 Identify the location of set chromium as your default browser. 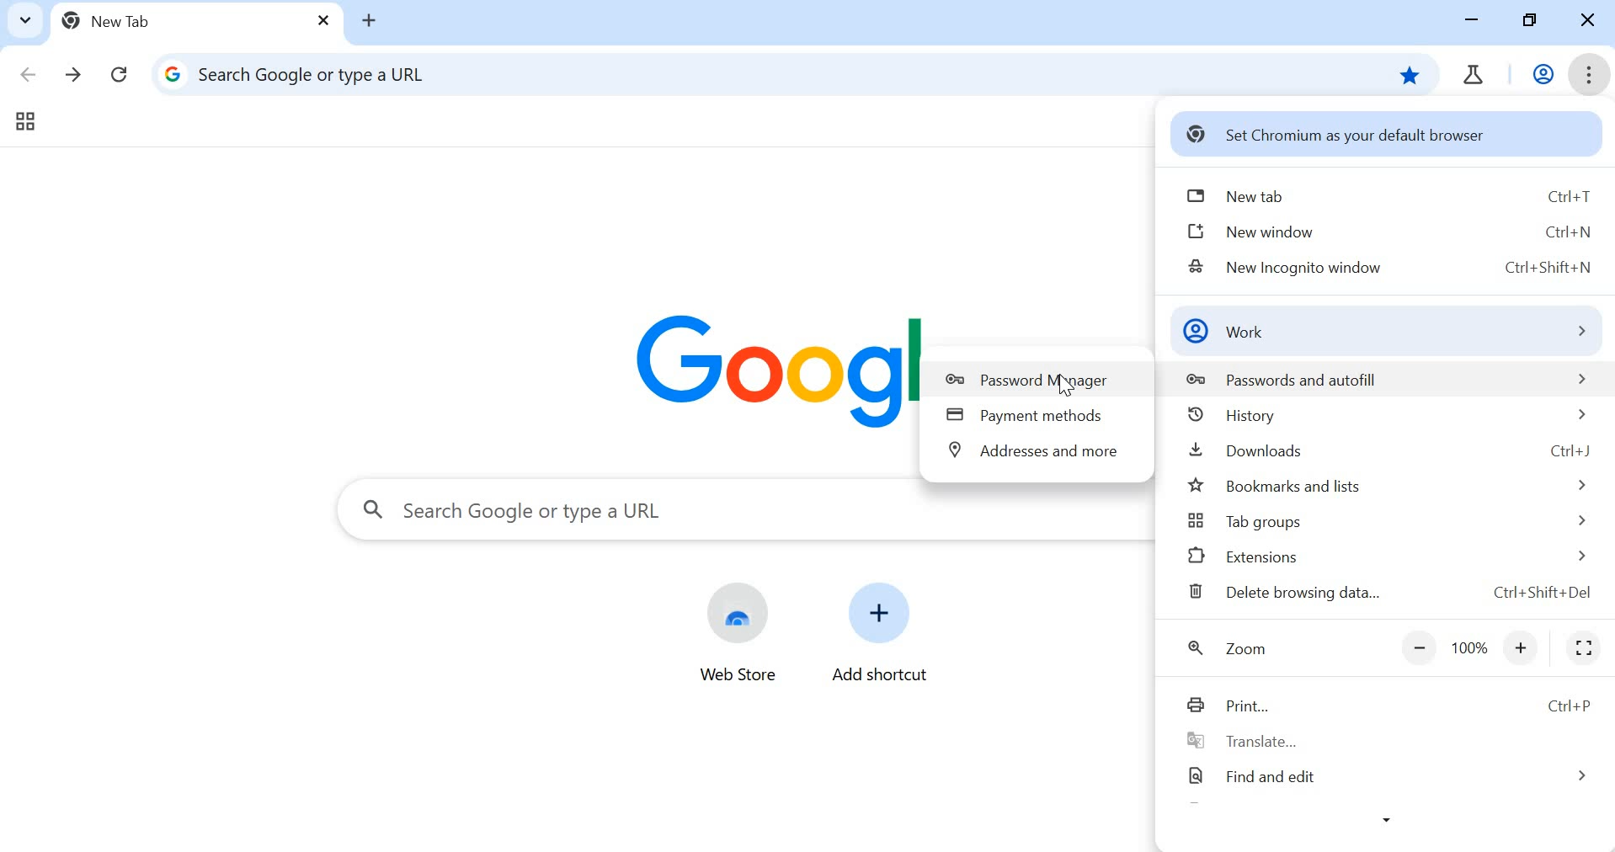
(1362, 136).